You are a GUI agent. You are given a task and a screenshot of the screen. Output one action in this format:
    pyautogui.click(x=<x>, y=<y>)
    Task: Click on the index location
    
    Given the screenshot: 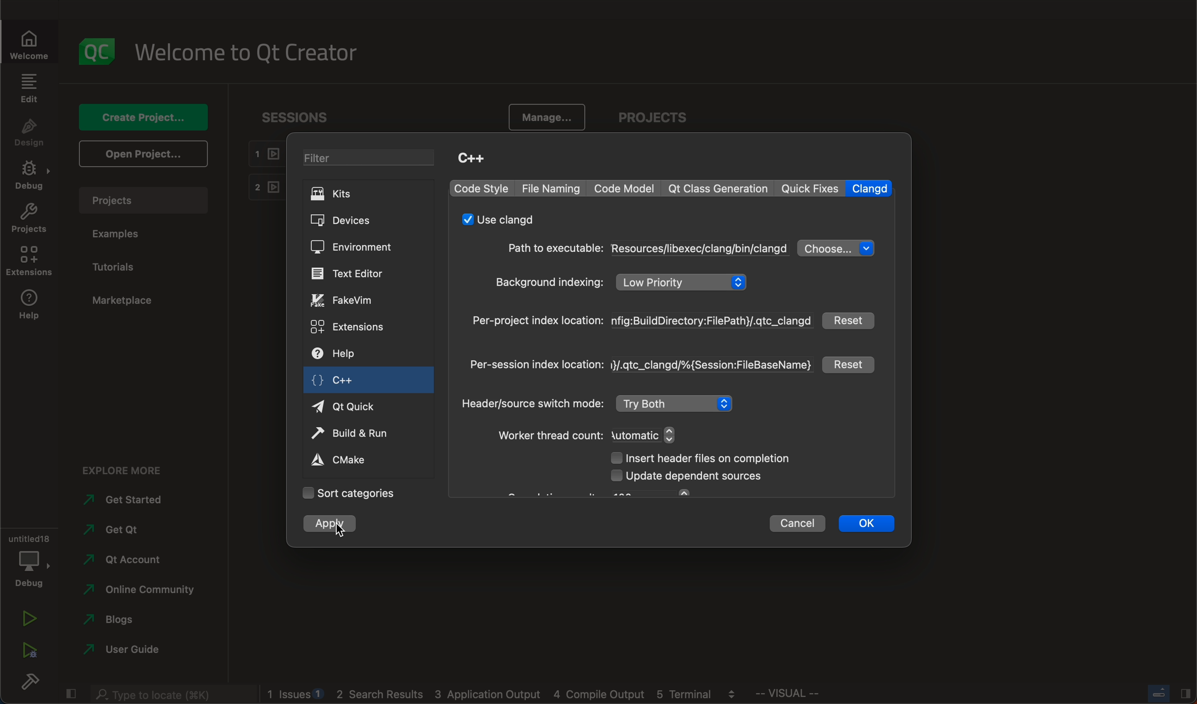 What is the action you would take?
    pyautogui.click(x=640, y=366)
    